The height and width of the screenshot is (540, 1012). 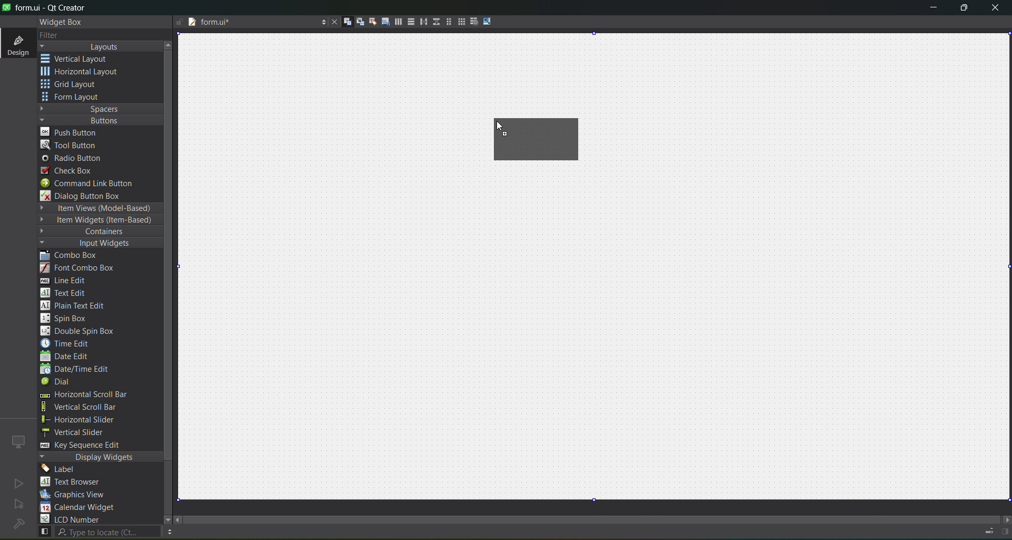 I want to click on edit signals, so click(x=356, y=21).